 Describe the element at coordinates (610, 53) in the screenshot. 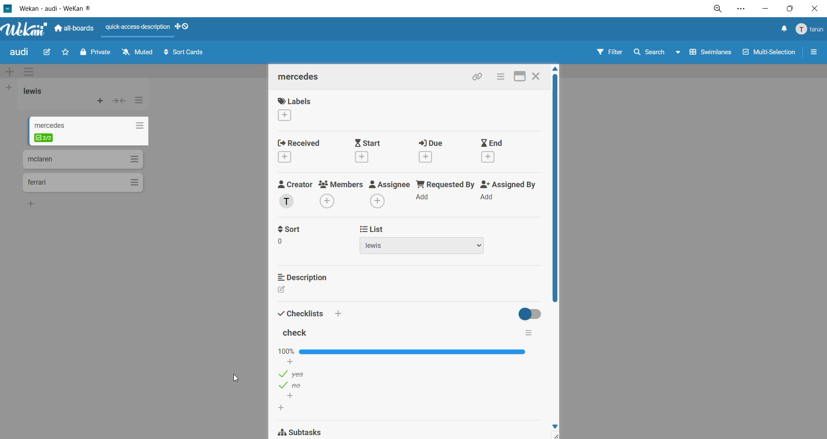

I see `filter` at that location.